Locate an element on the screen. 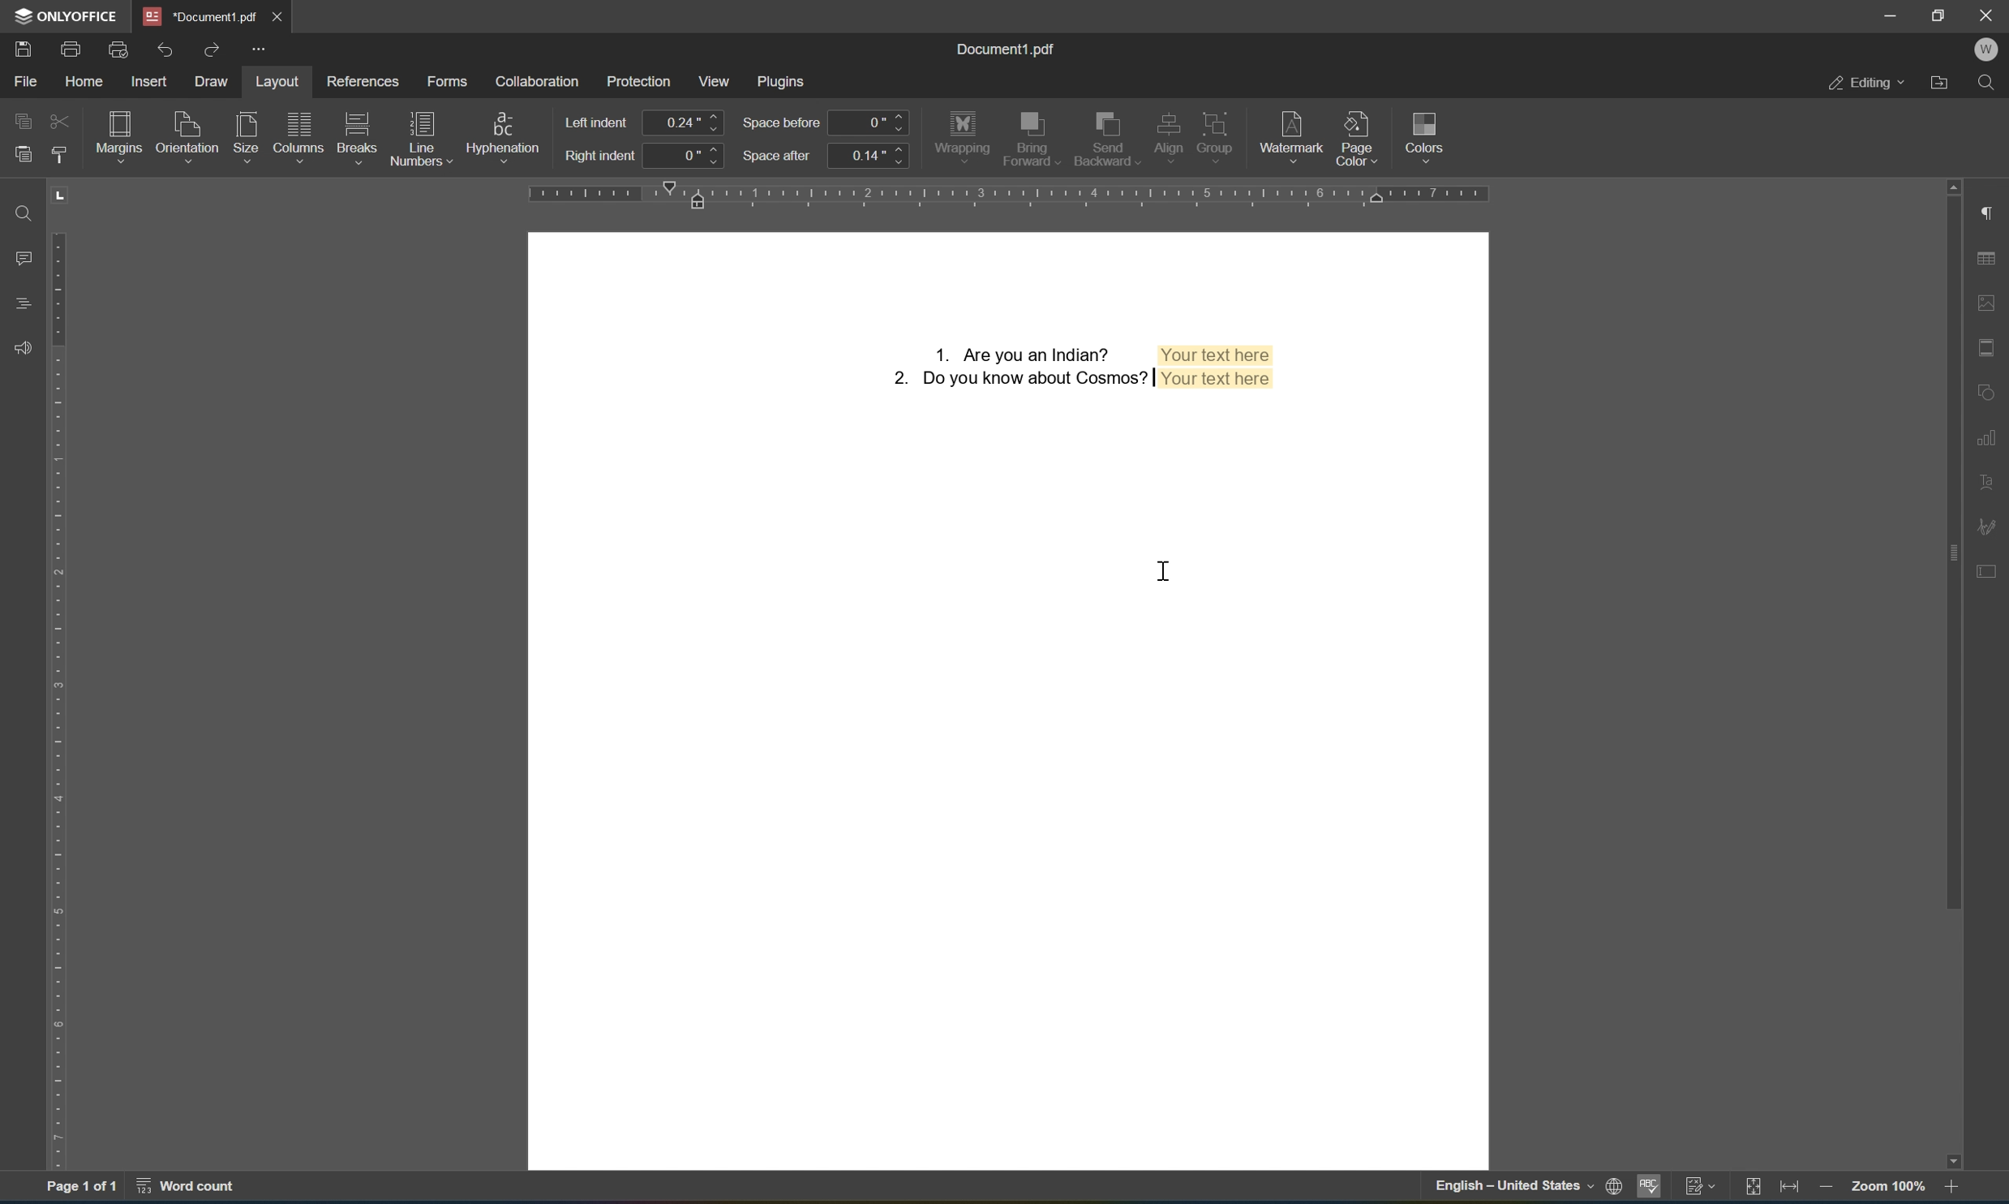  word count is located at coordinates (195, 1190).